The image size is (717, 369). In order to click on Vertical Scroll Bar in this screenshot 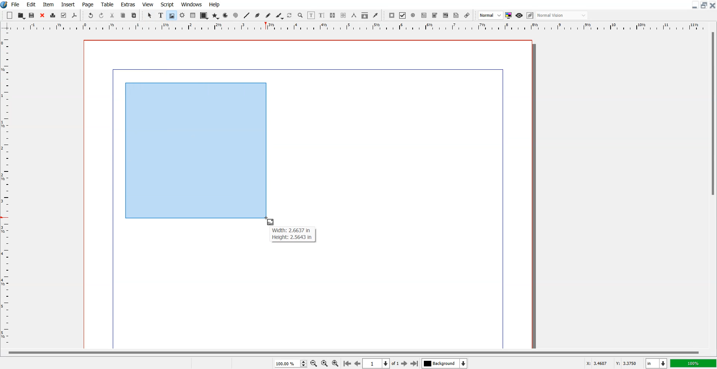, I will do `click(712, 189)`.